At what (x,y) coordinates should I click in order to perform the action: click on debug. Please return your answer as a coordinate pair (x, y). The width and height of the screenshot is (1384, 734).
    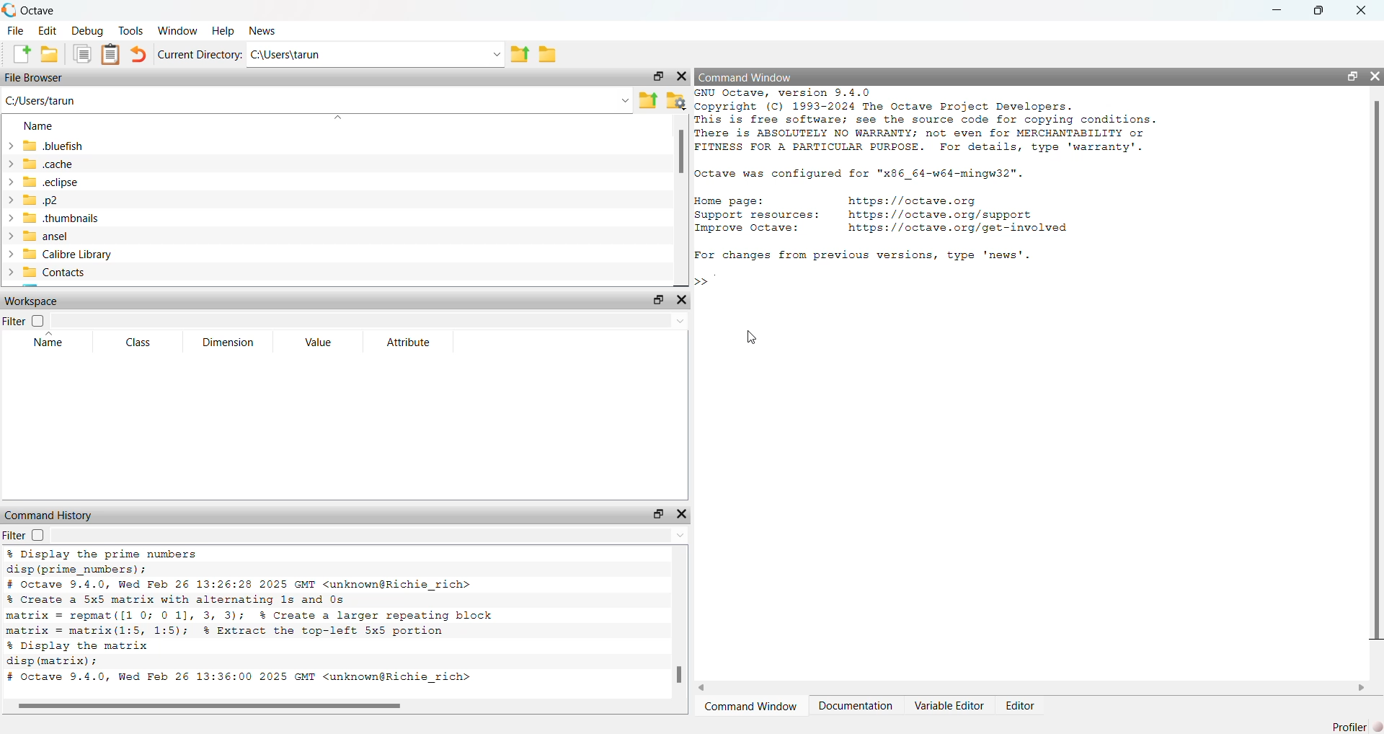
    Looking at the image, I should click on (86, 32).